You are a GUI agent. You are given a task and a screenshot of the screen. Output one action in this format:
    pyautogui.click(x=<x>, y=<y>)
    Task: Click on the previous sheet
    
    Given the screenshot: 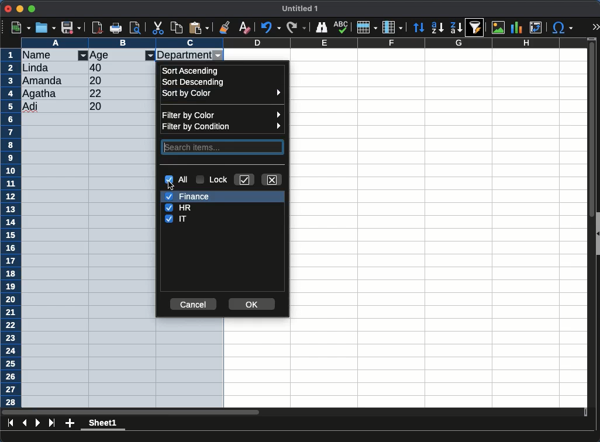 What is the action you would take?
    pyautogui.click(x=26, y=422)
    